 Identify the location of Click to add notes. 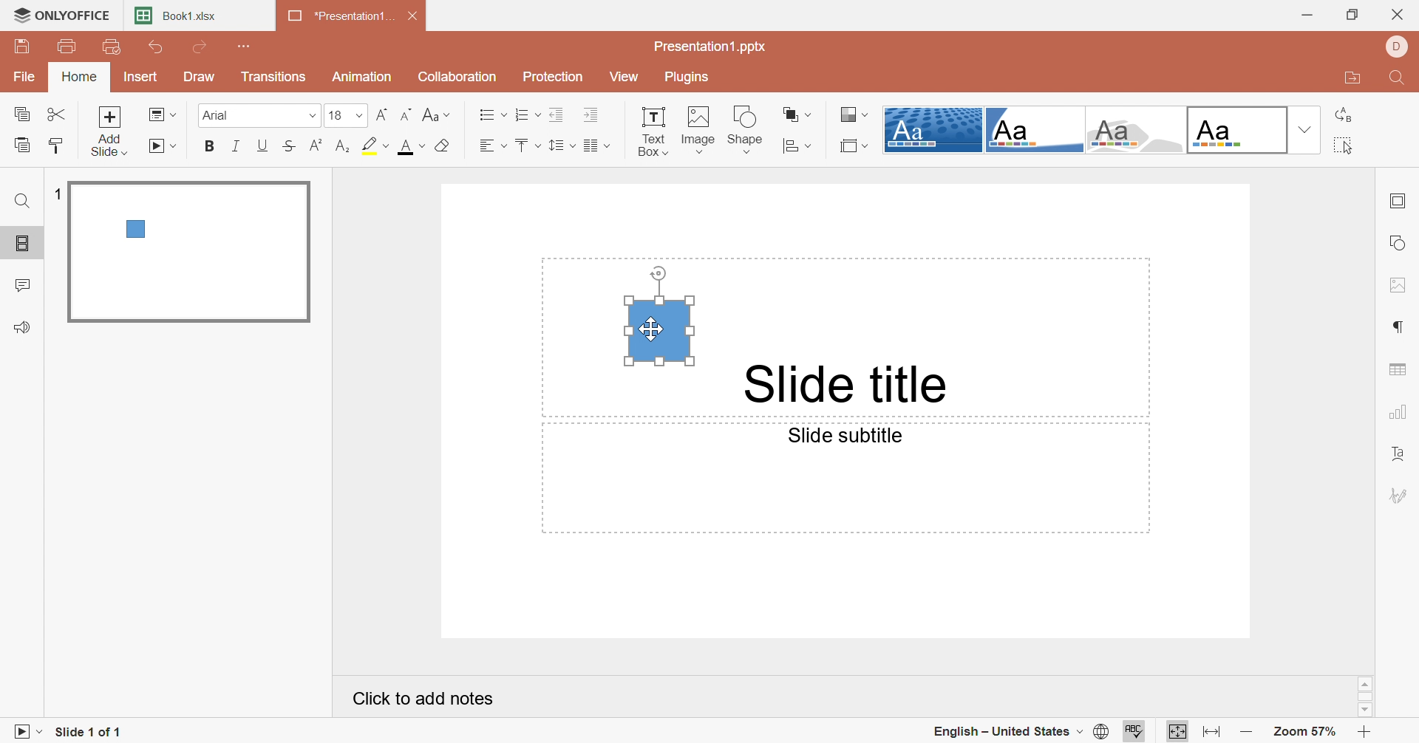
(424, 701).